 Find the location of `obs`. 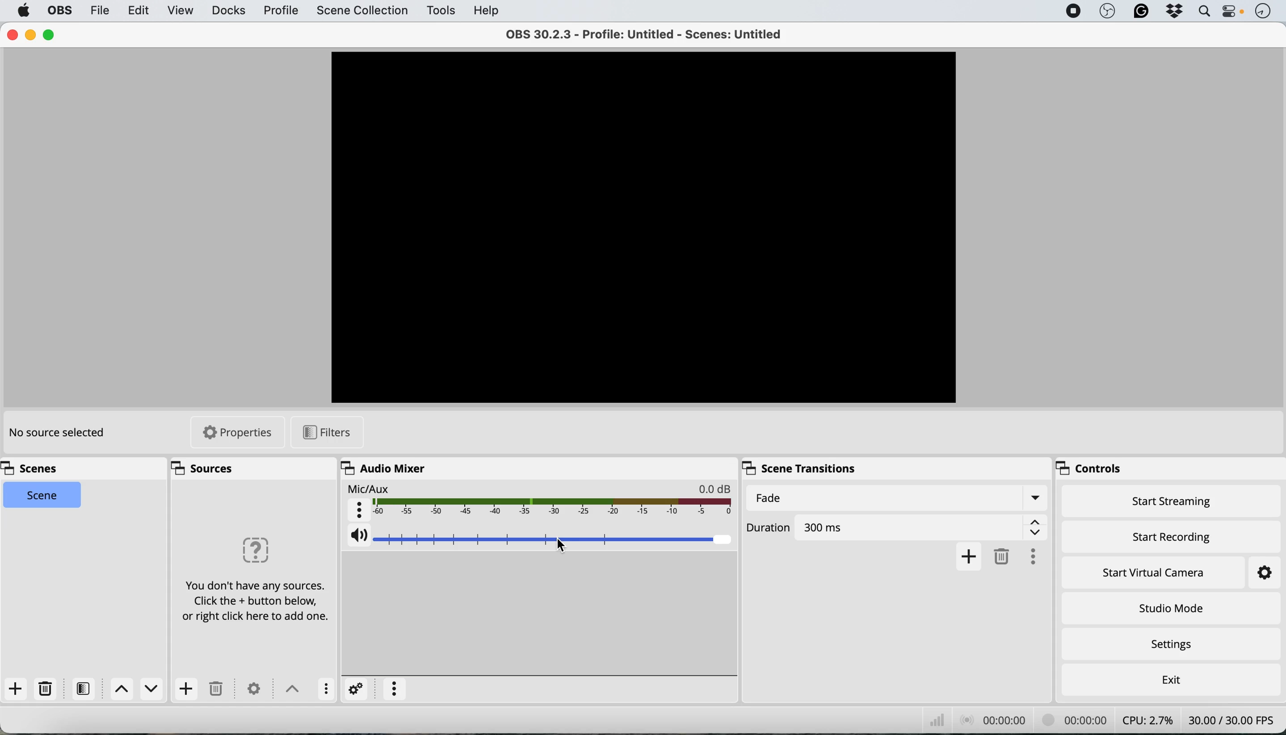

obs is located at coordinates (59, 11).